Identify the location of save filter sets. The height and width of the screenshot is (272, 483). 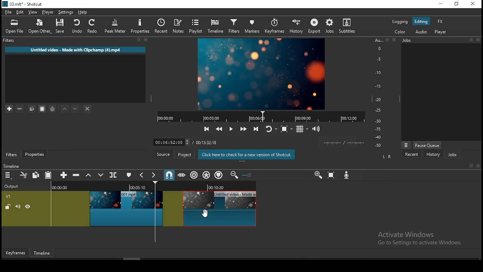
(54, 108).